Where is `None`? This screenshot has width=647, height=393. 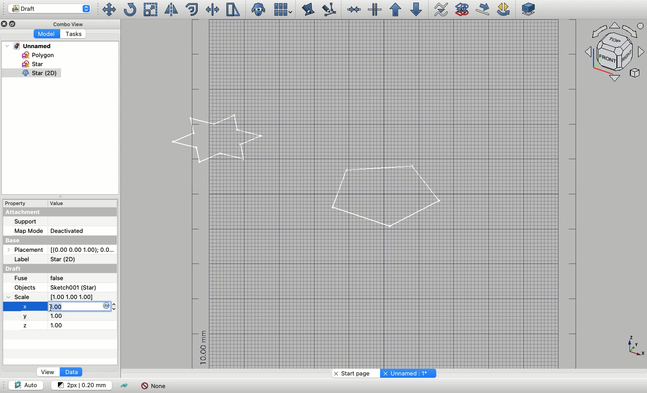 None is located at coordinates (154, 386).